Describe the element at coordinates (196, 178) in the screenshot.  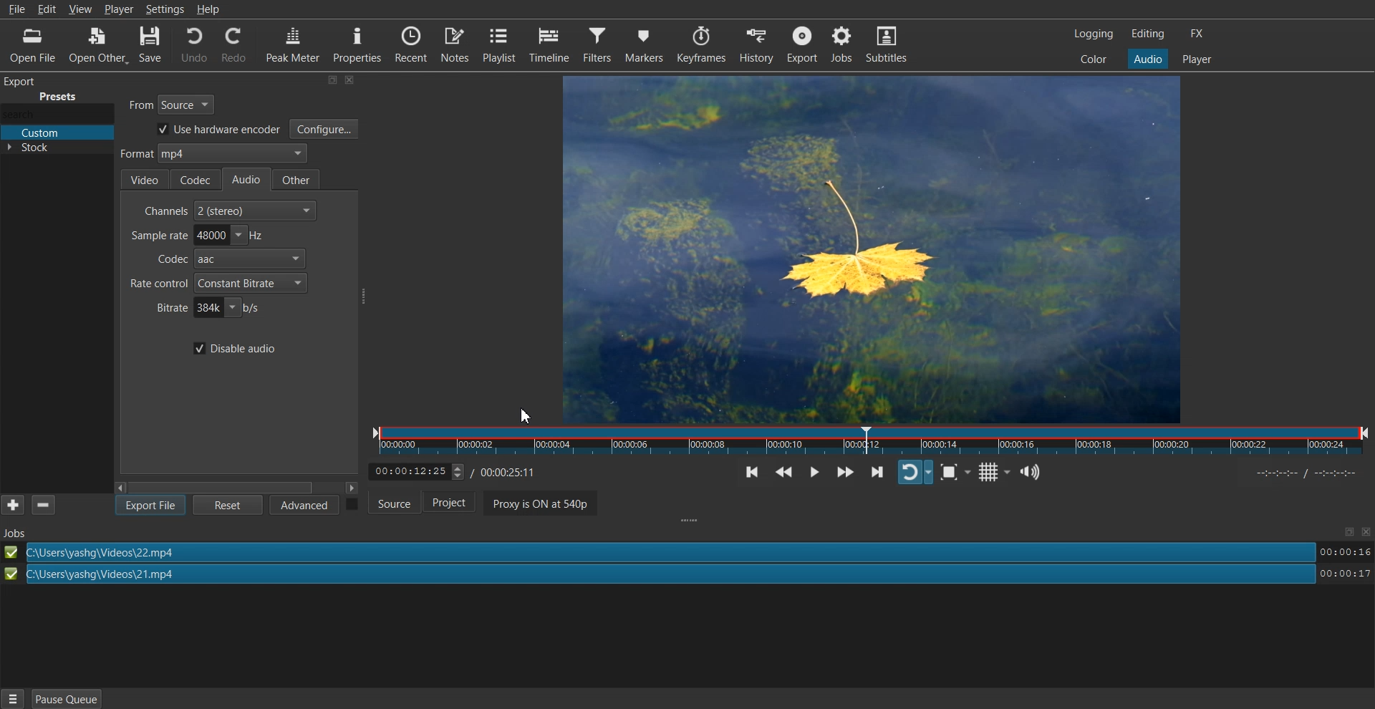
I see `Codec` at that location.